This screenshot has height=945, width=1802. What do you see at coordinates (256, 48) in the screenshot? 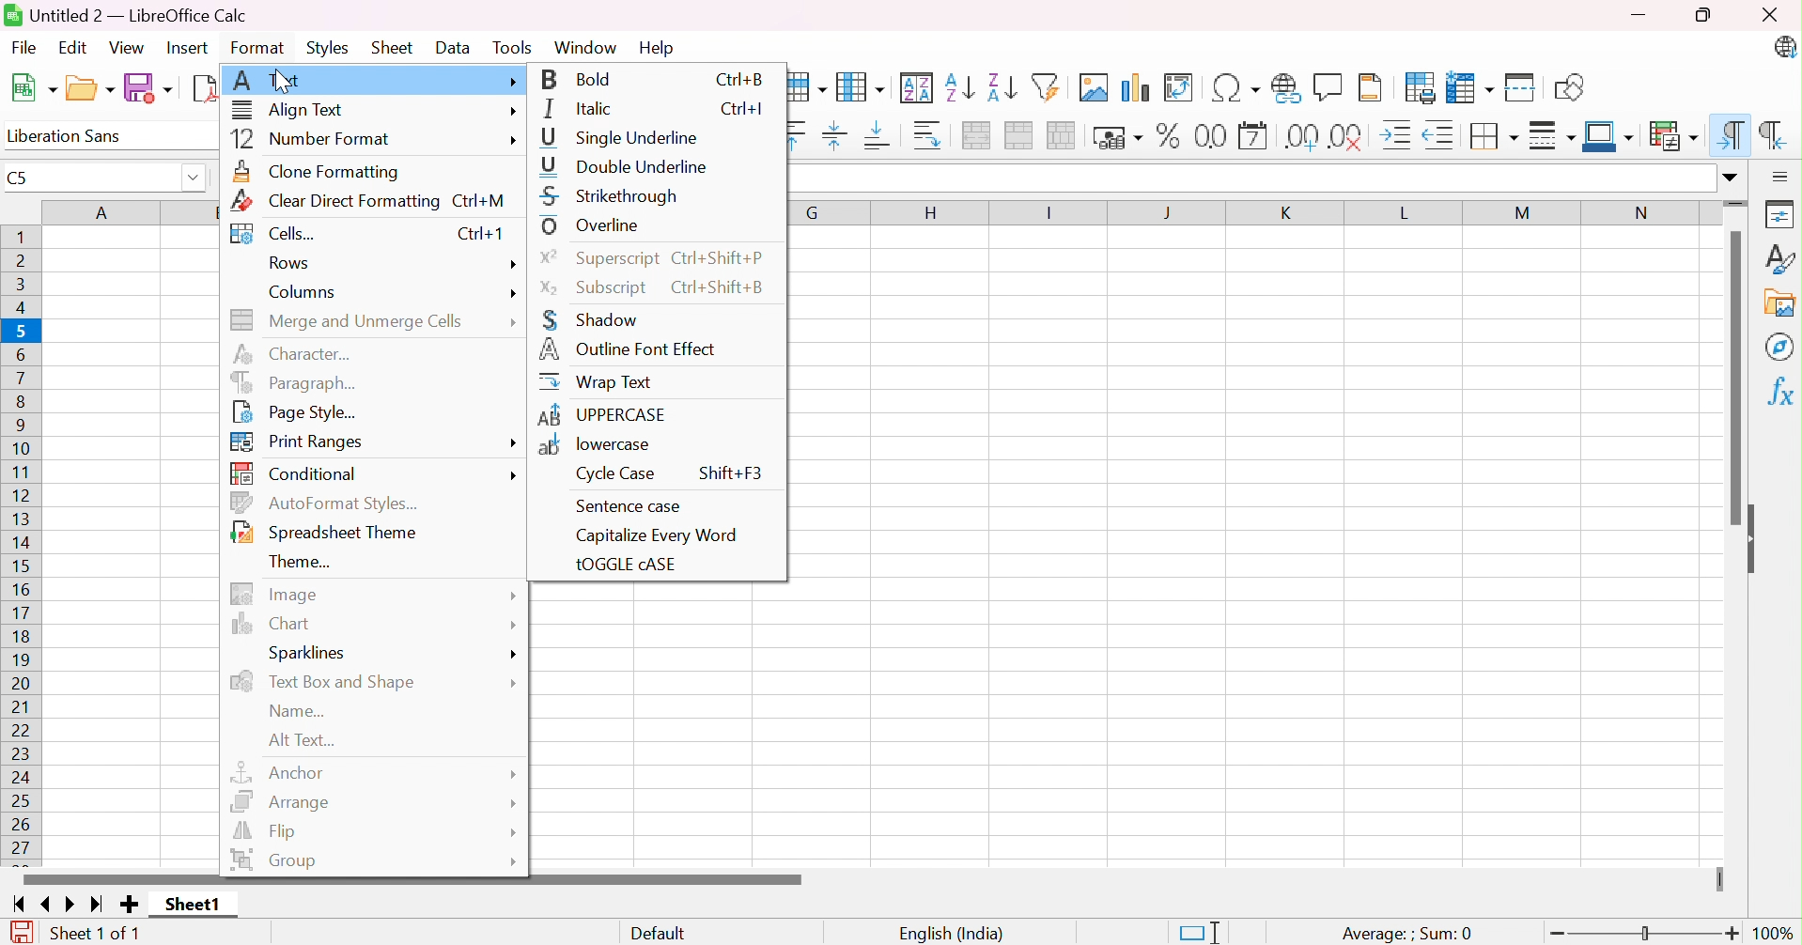
I see `Format` at bounding box center [256, 48].